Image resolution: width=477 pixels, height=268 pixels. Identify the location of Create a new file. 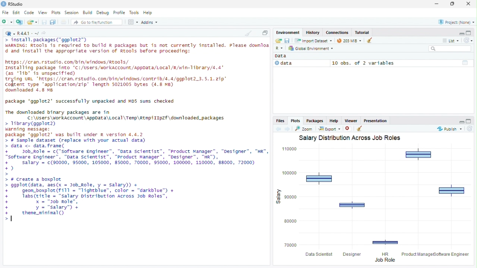
(7, 22).